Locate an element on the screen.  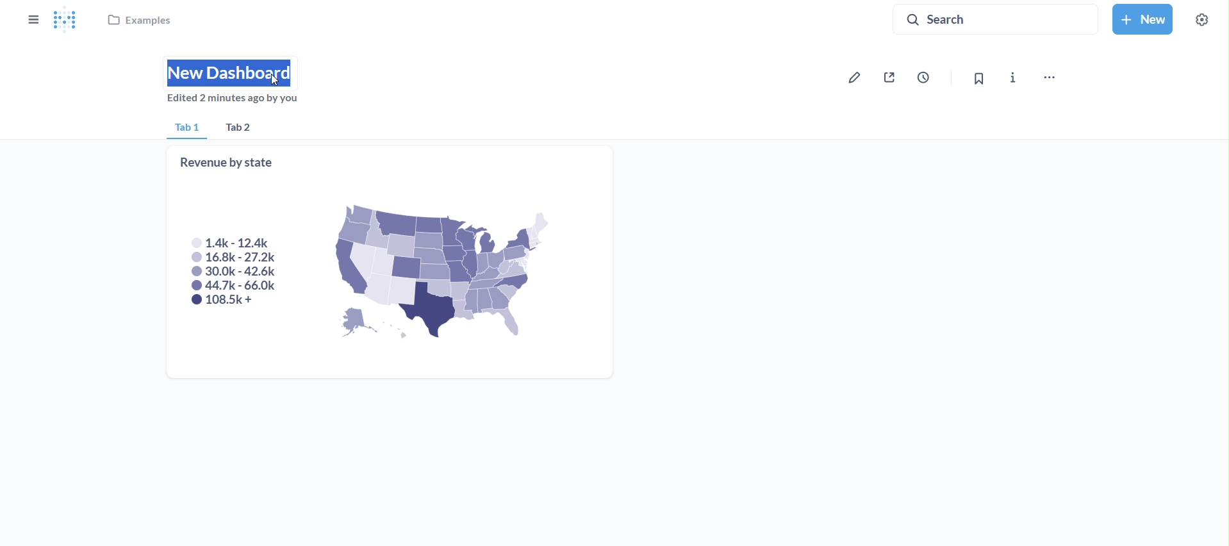
tab 1 is located at coordinates (186, 129).